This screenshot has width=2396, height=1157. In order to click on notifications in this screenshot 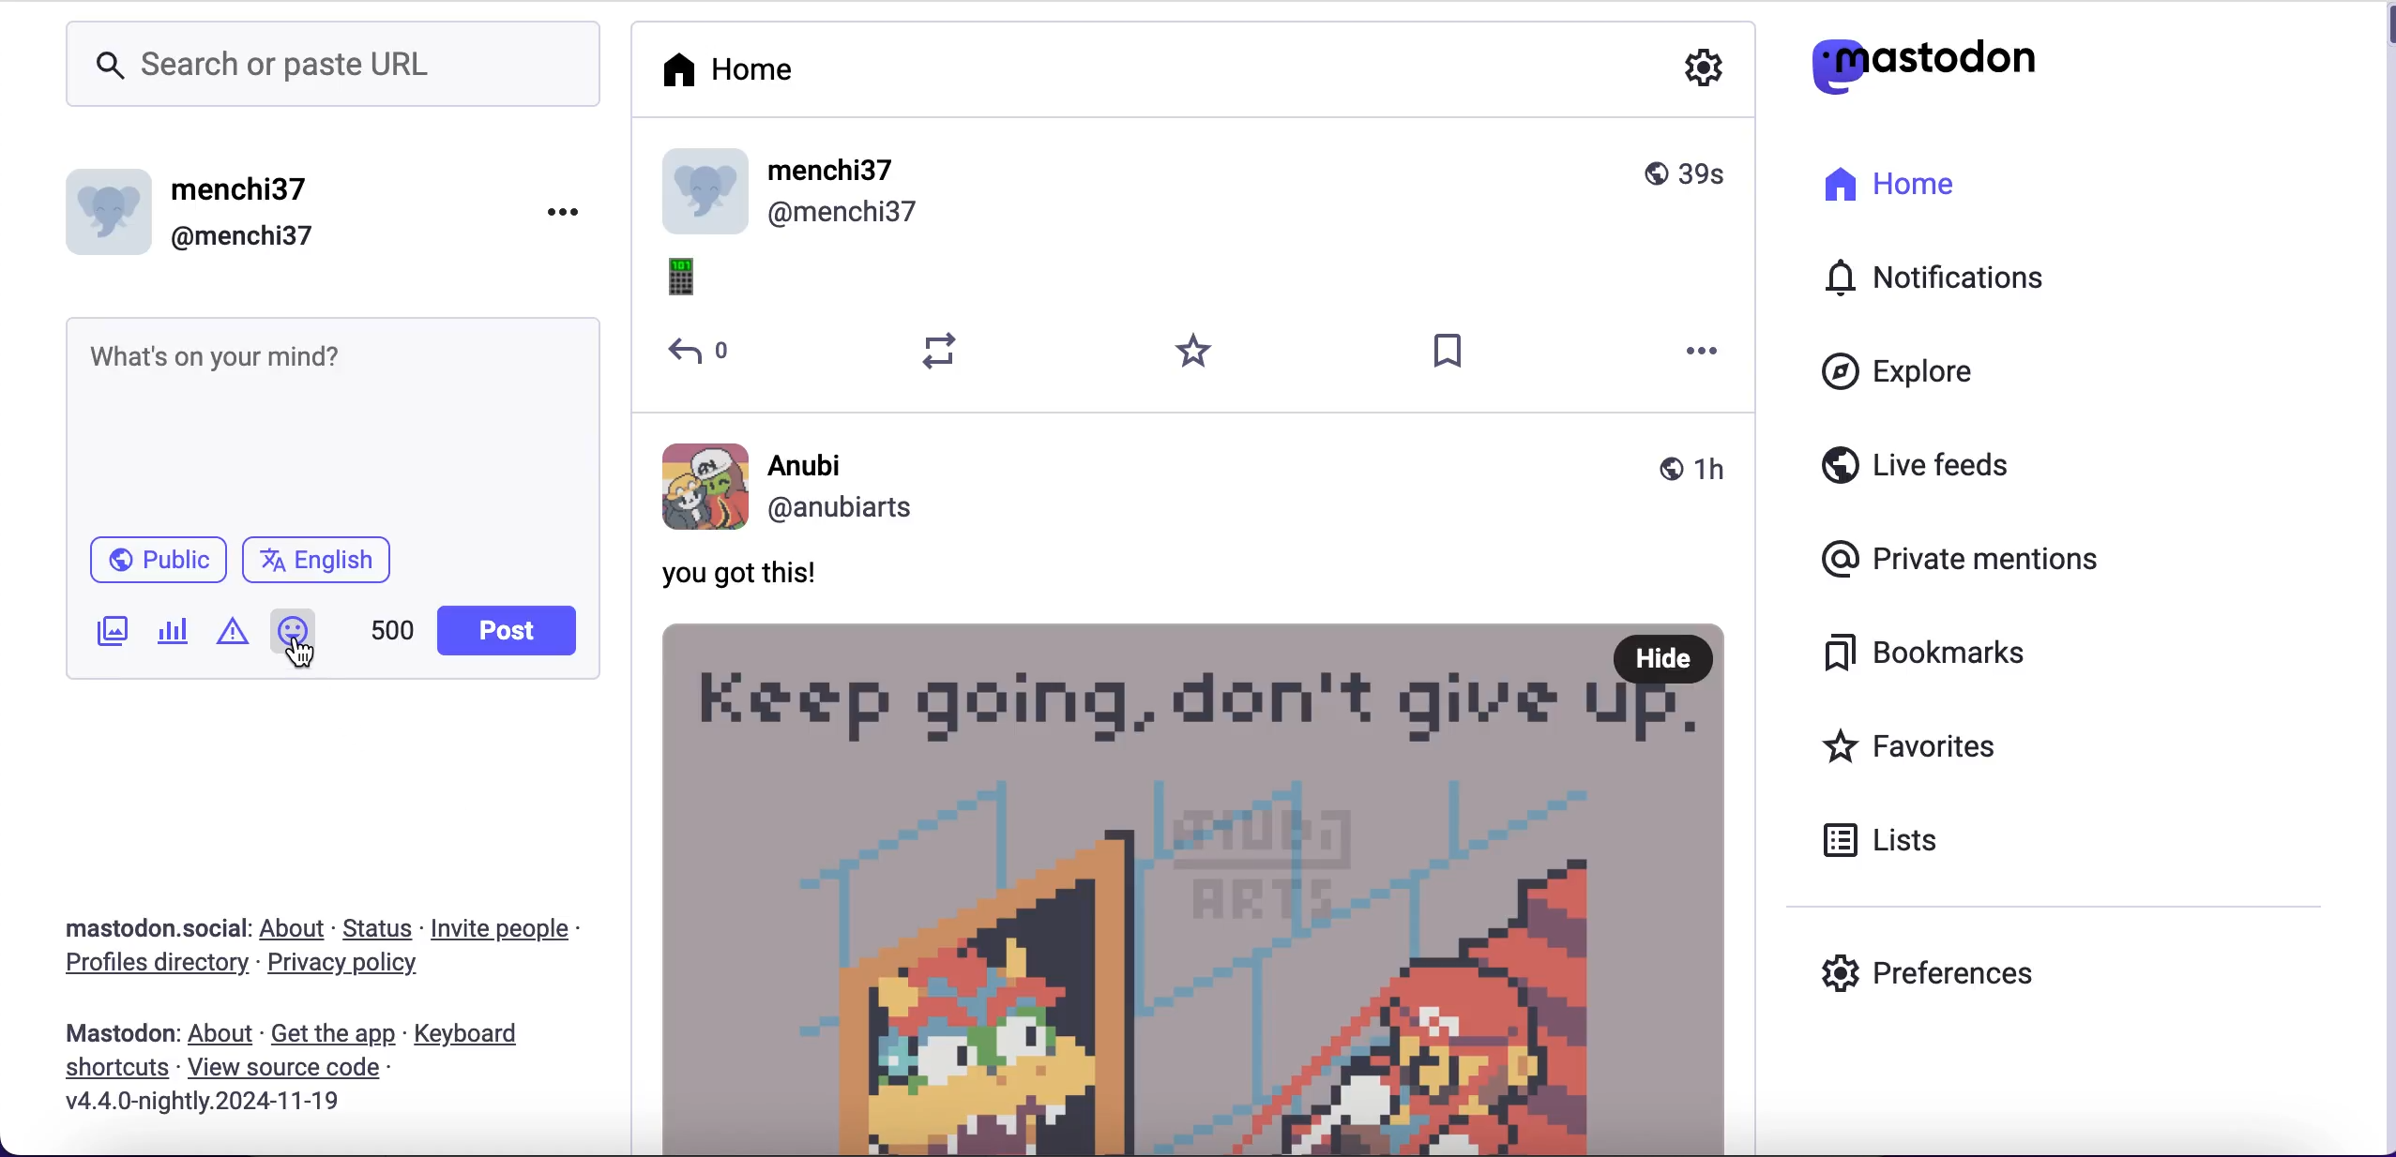, I will do `click(1953, 276)`.